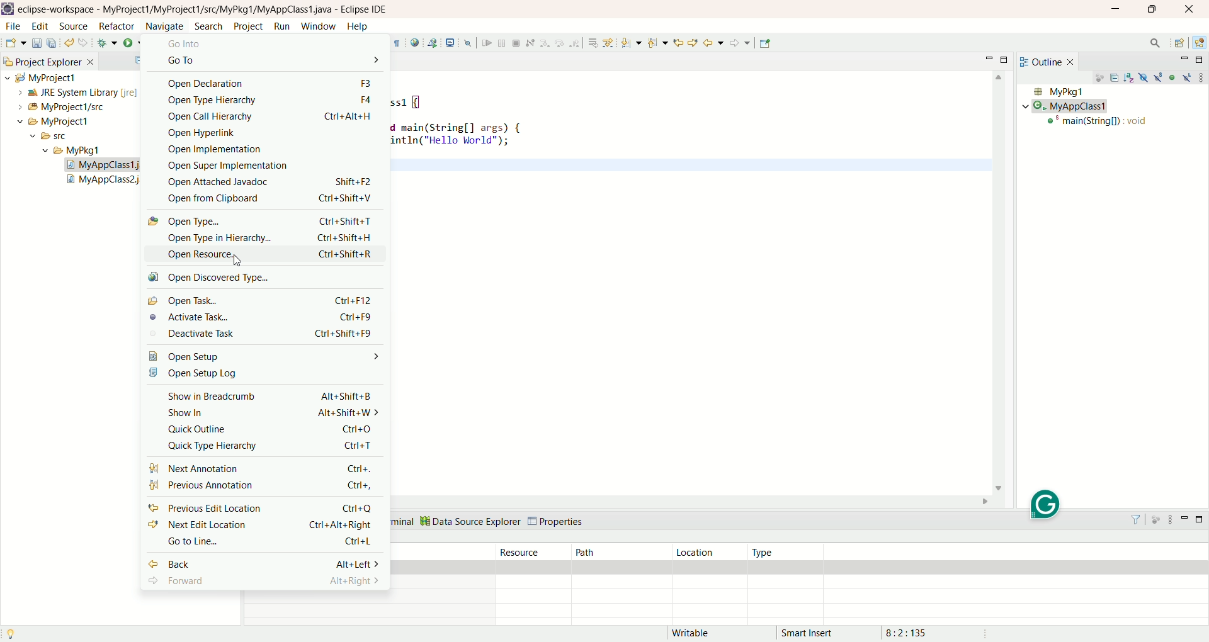  What do you see at coordinates (677, 43) in the screenshot?
I see `previous edit location` at bounding box center [677, 43].